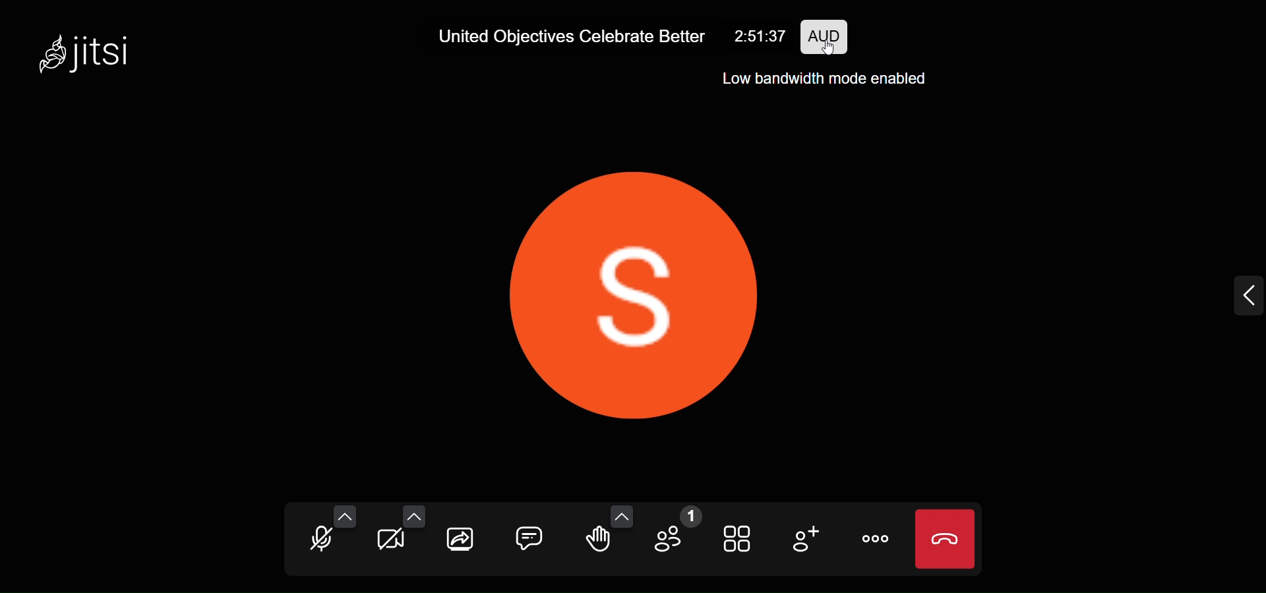 This screenshot has height=593, width=1266. Describe the element at coordinates (826, 79) in the screenshot. I see `Low Bandwidth mode enabled` at that location.